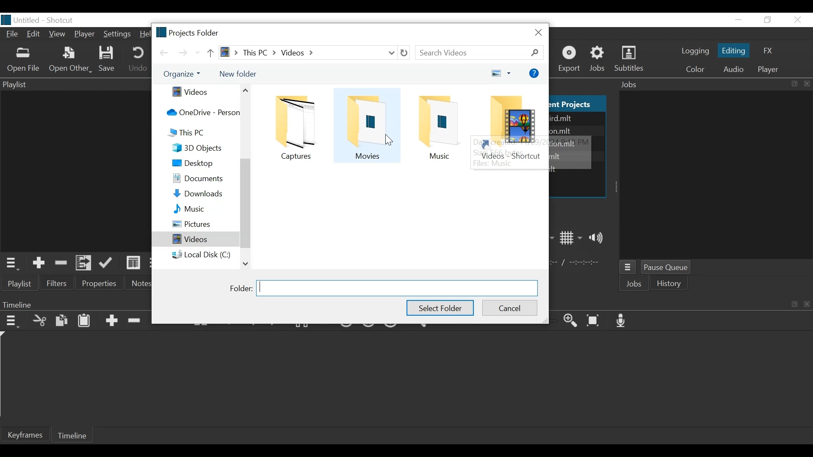  I want to click on Local Disk (C:), so click(201, 253).